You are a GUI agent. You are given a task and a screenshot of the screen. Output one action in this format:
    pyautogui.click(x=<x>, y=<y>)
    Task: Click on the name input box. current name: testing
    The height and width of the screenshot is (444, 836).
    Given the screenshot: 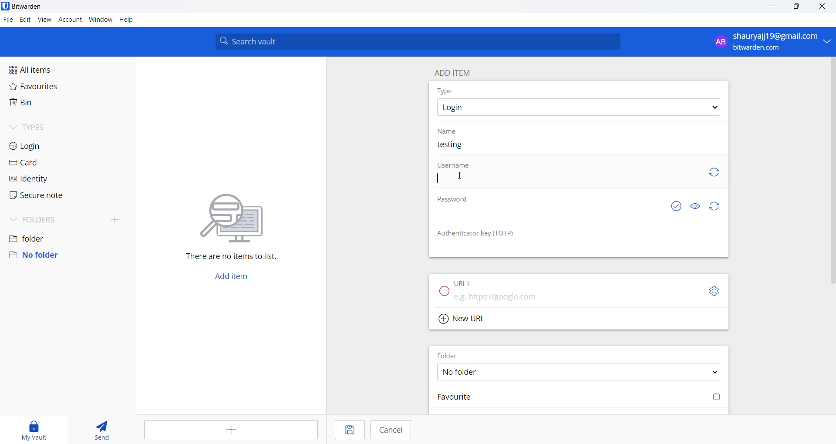 What is the action you would take?
    pyautogui.click(x=580, y=149)
    